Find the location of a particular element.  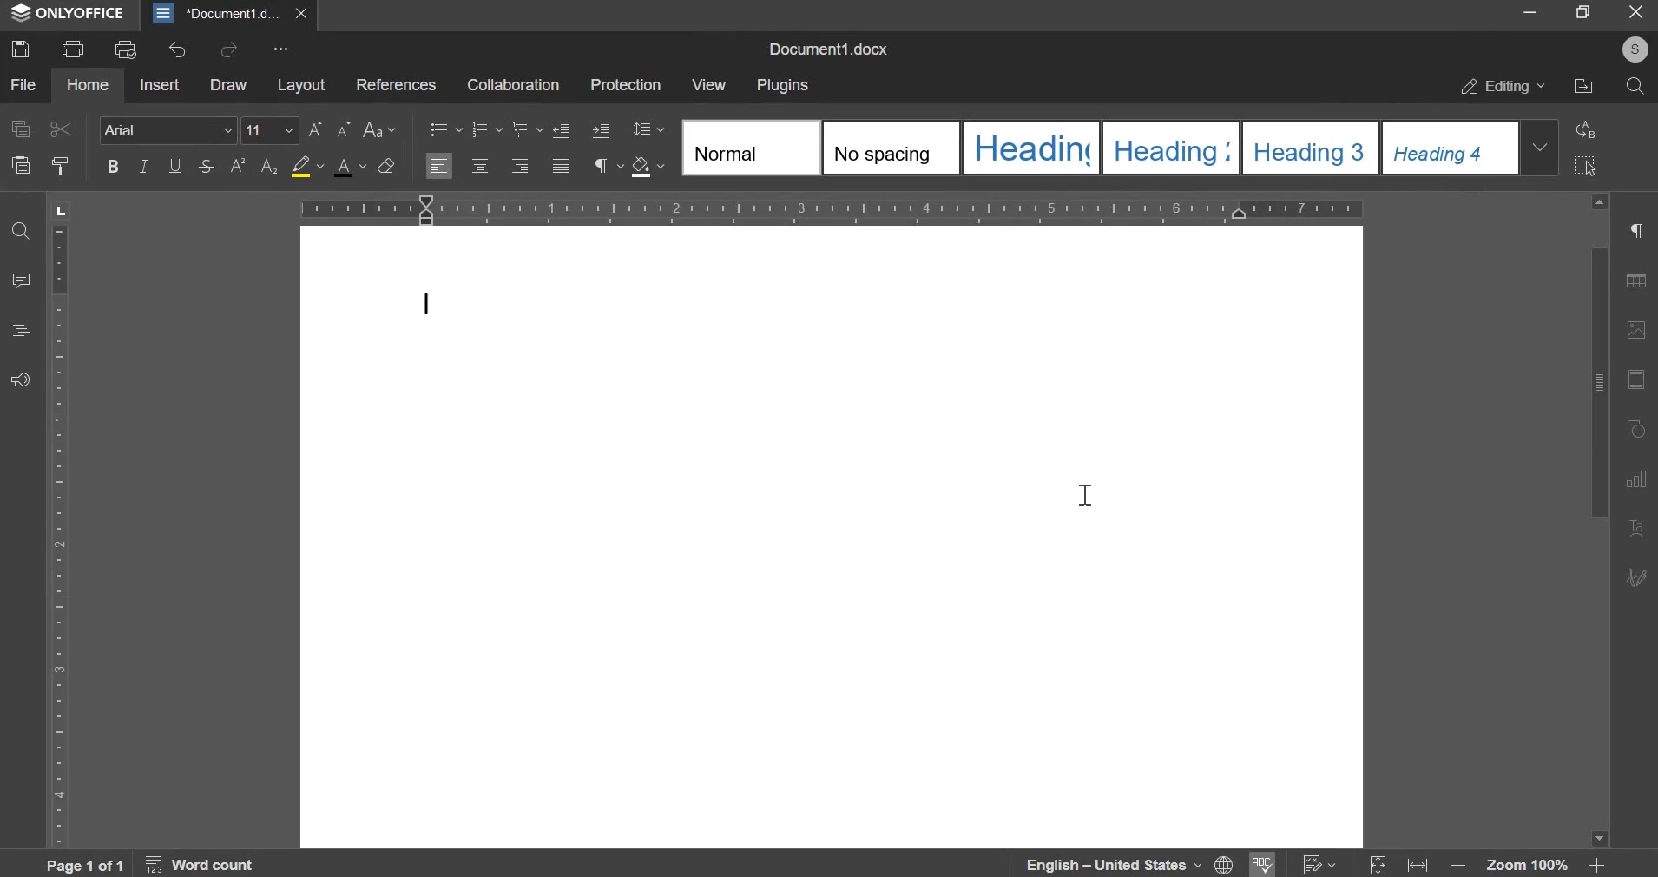

justified is located at coordinates (563, 168).